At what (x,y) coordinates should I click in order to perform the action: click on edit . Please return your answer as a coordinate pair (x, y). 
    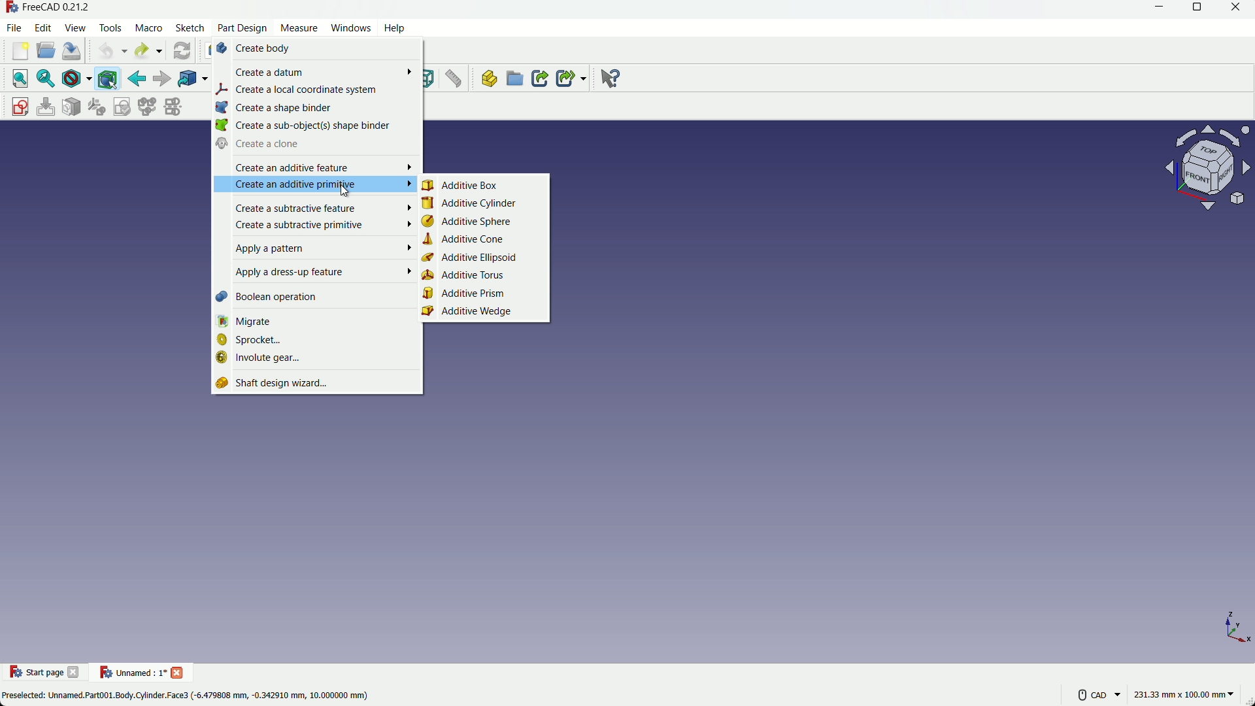
    Looking at the image, I should click on (43, 28).